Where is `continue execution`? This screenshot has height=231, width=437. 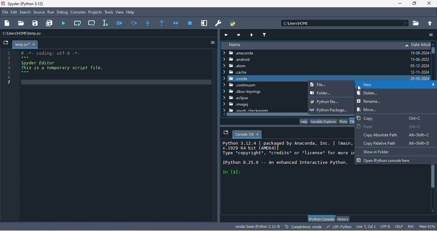
continue execution is located at coordinates (177, 23).